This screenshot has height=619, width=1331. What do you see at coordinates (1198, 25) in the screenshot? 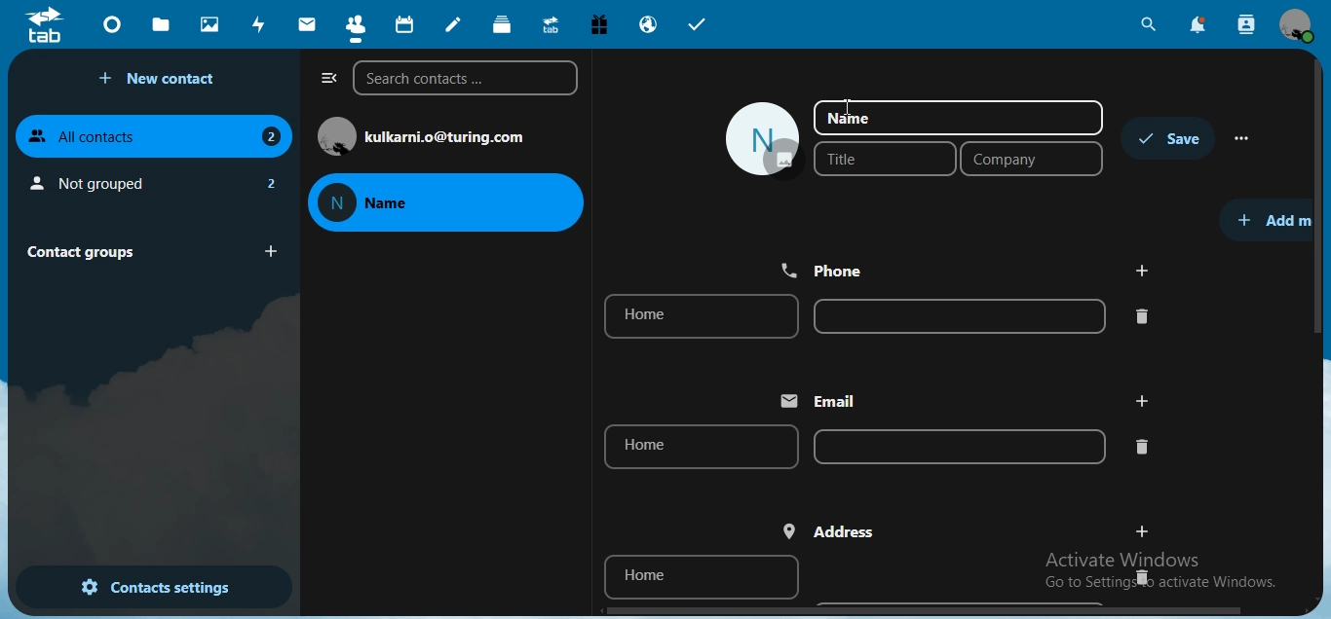
I see `notifications` at bounding box center [1198, 25].